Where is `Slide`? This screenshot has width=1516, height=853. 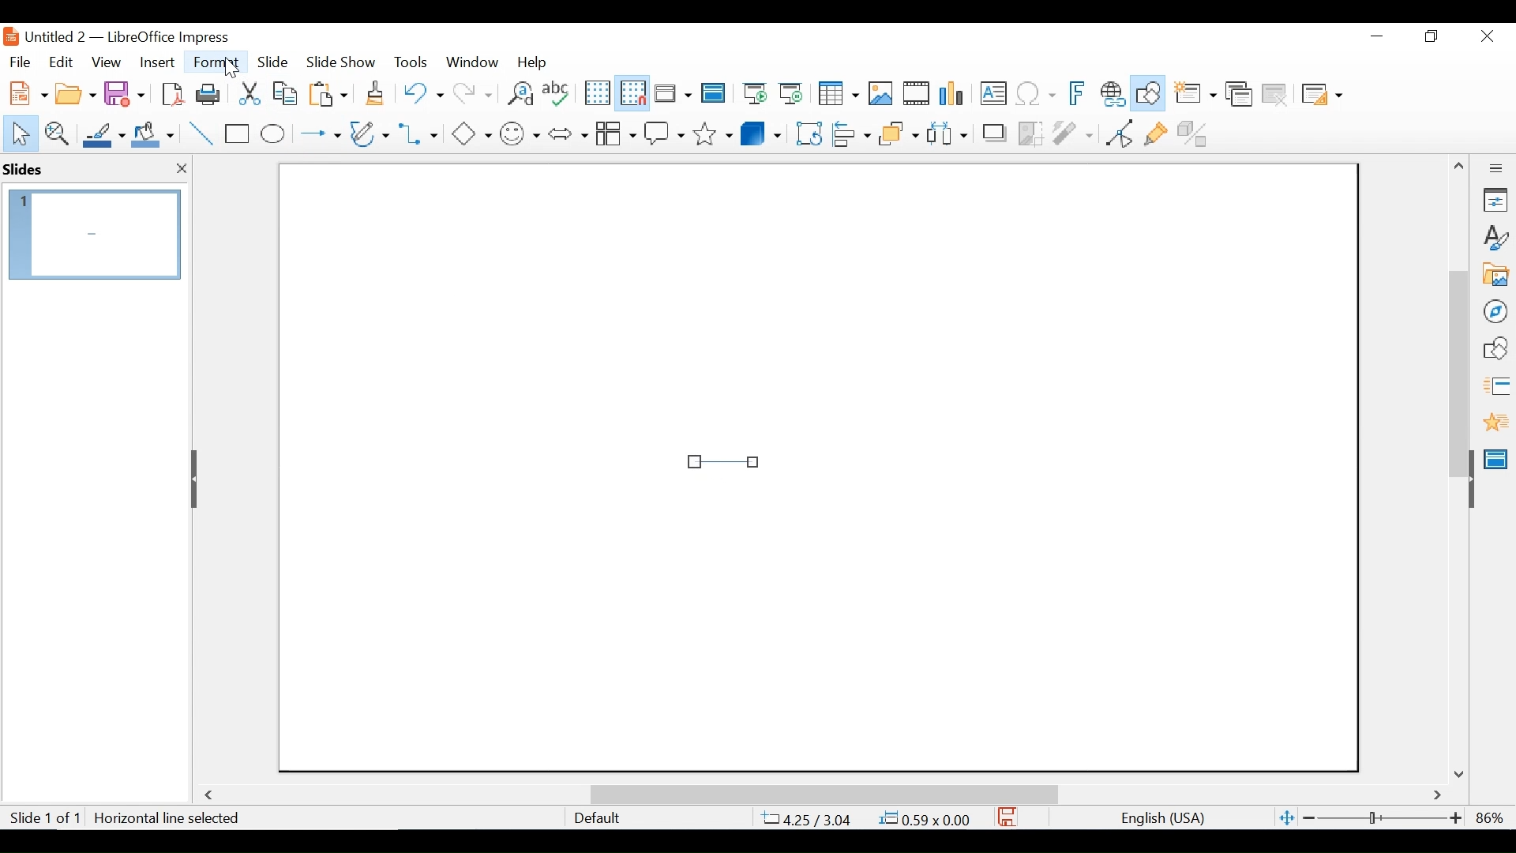 Slide is located at coordinates (273, 61).